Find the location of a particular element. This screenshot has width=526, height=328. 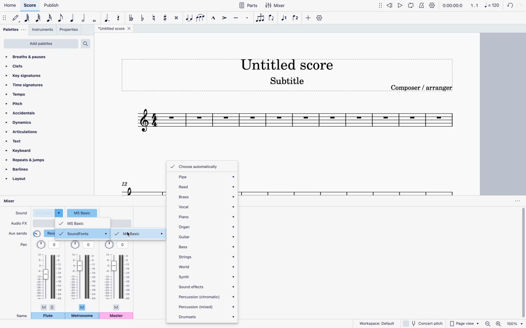

articulations is located at coordinates (23, 133).